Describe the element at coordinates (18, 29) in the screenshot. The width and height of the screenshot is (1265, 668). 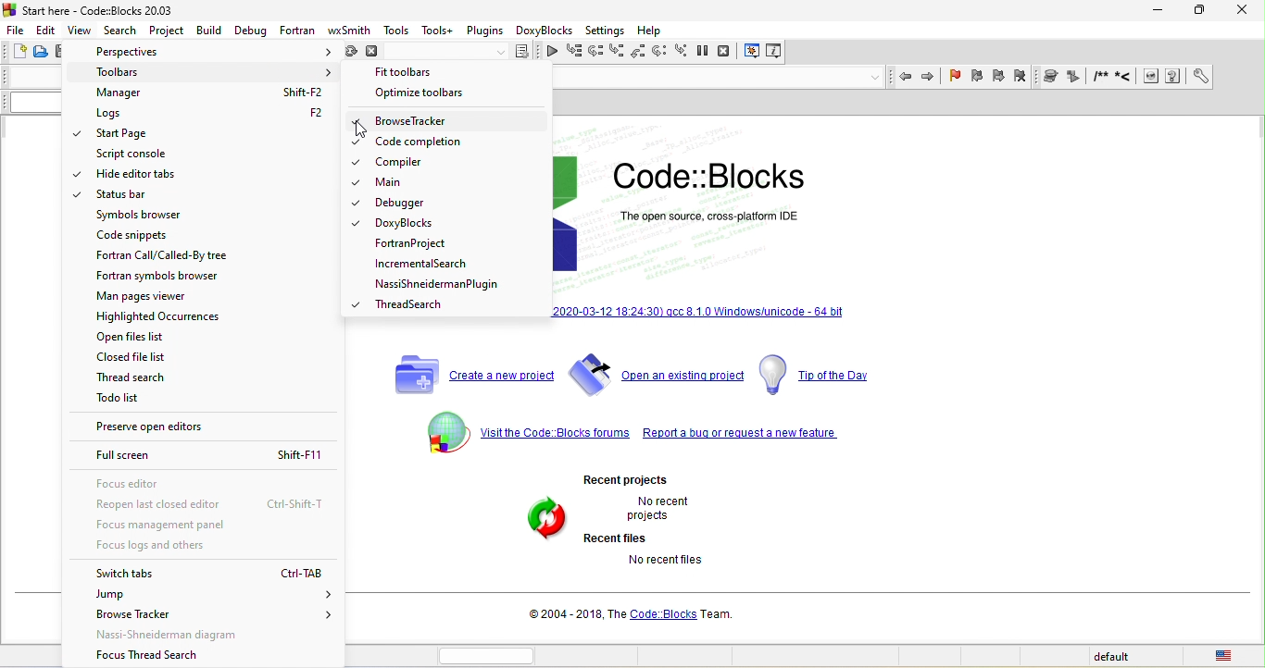
I see `file` at that location.